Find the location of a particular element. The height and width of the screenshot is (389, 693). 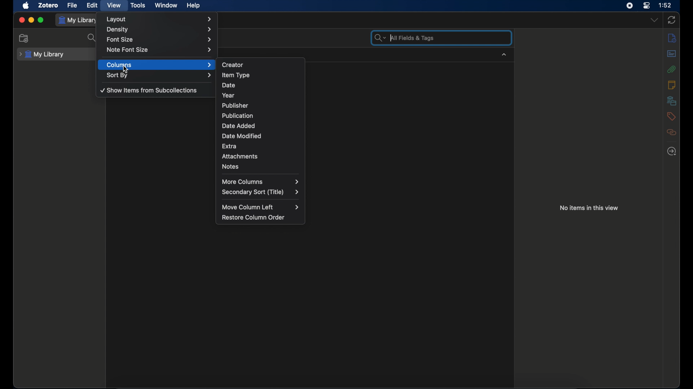

move column left menu is located at coordinates (262, 207).